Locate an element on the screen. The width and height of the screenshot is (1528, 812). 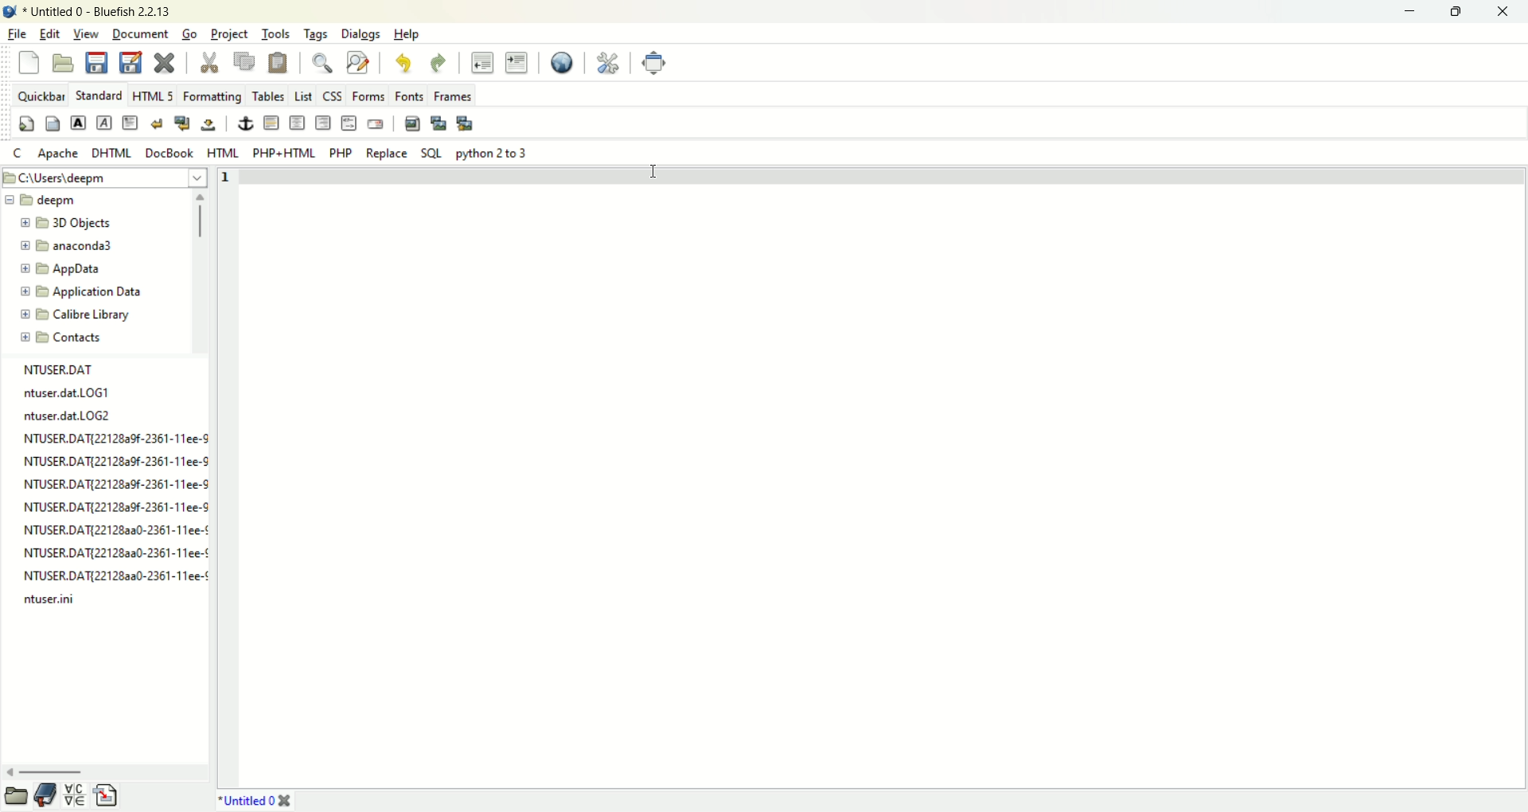
NTUSER.DAT{22128a9f-2361-11ee-S is located at coordinates (115, 505).